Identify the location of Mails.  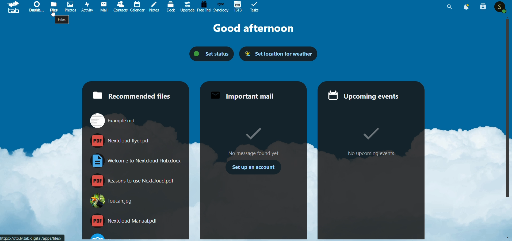
(103, 6).